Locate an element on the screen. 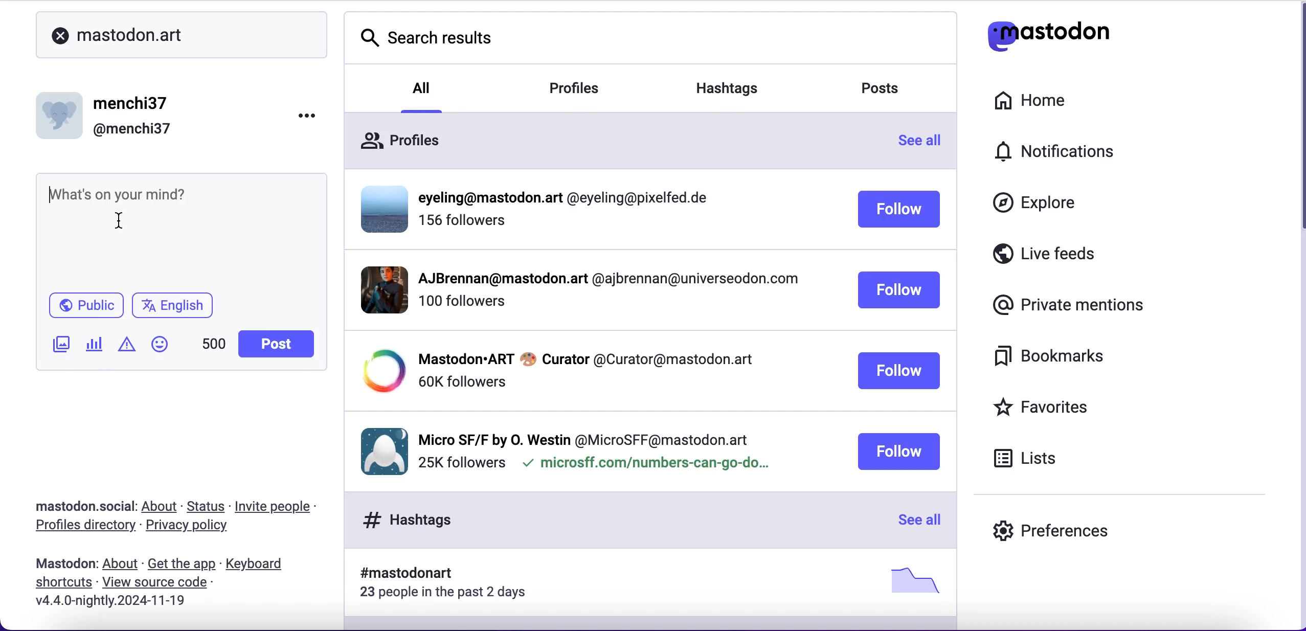 This screenshot has height=631, width=1306. mastodon logo is located at coordinates (1050, 31).